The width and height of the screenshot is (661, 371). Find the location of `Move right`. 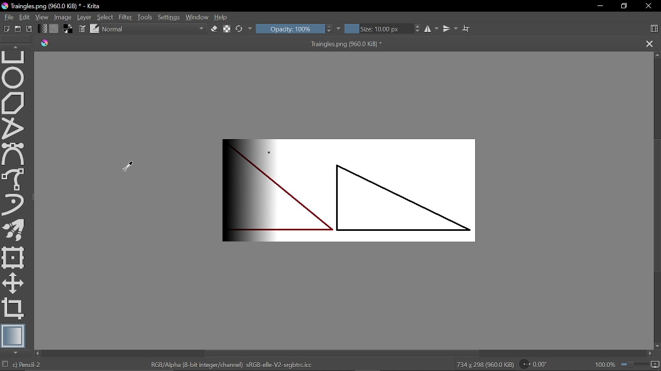

Move right is located at coordinates (650, 353).